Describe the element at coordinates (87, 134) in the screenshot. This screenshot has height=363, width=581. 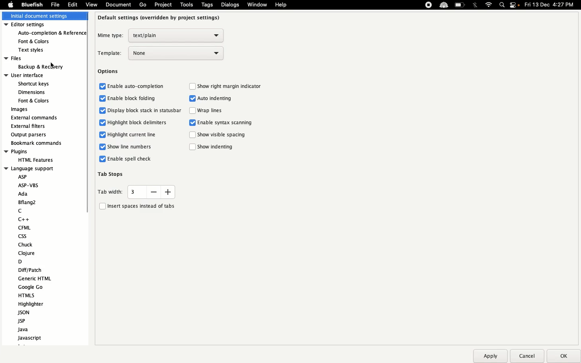
I see `Scroll` at that location.